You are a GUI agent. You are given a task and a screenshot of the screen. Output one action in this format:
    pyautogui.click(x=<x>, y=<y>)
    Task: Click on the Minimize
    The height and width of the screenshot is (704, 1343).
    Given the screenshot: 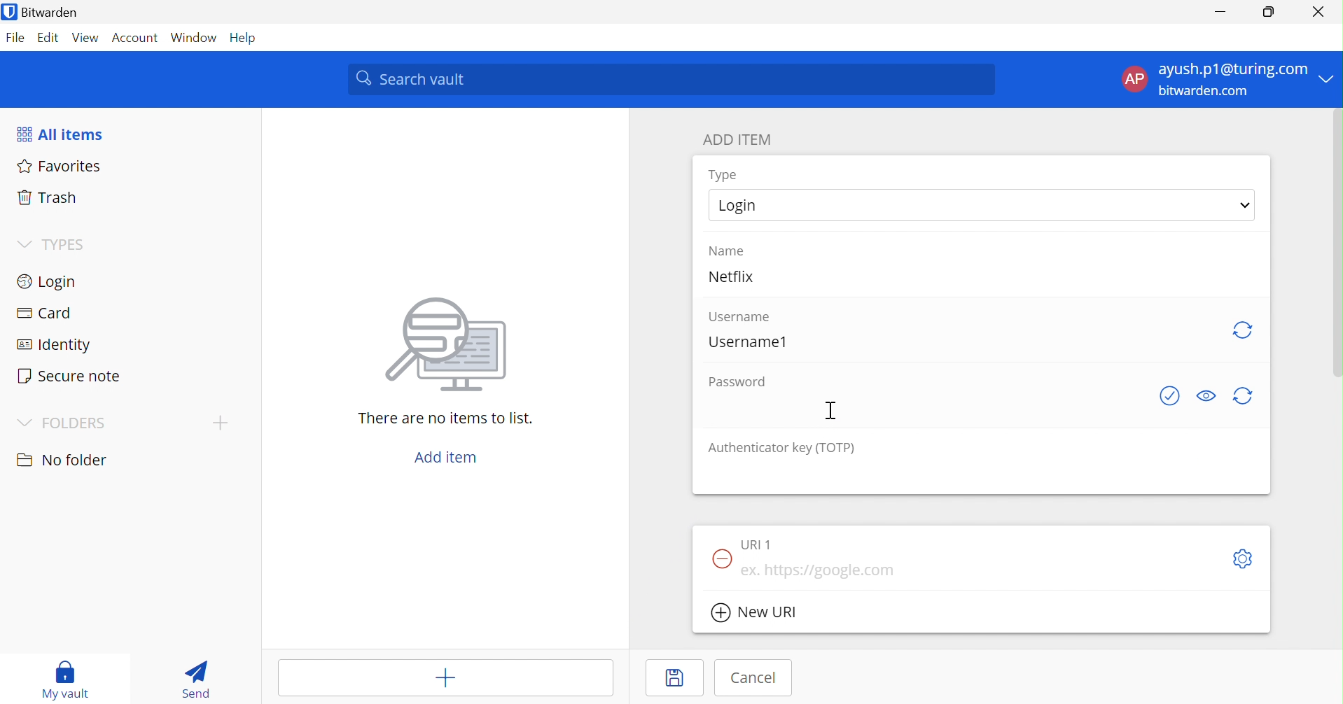 What is the action you would take?
    pyautogui.click(x=1225, y=13)
    